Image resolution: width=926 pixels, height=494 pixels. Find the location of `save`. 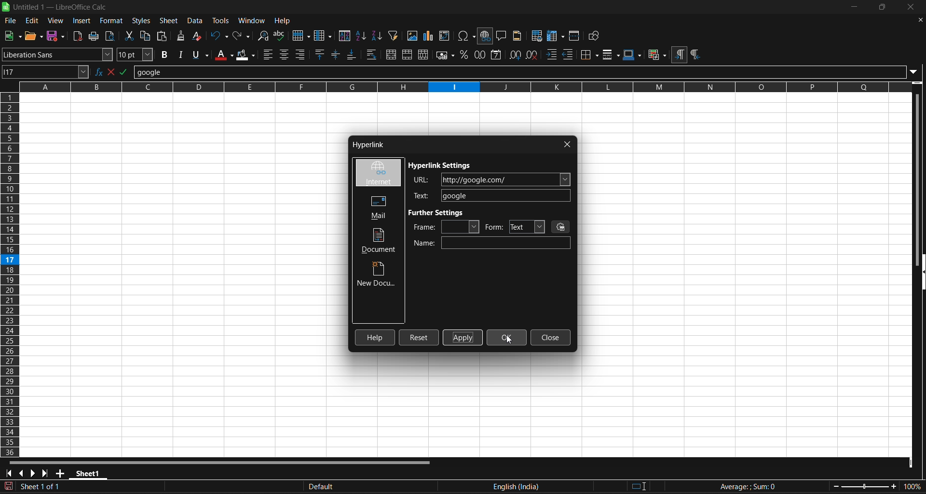

save is located at coordinates (13, 36).